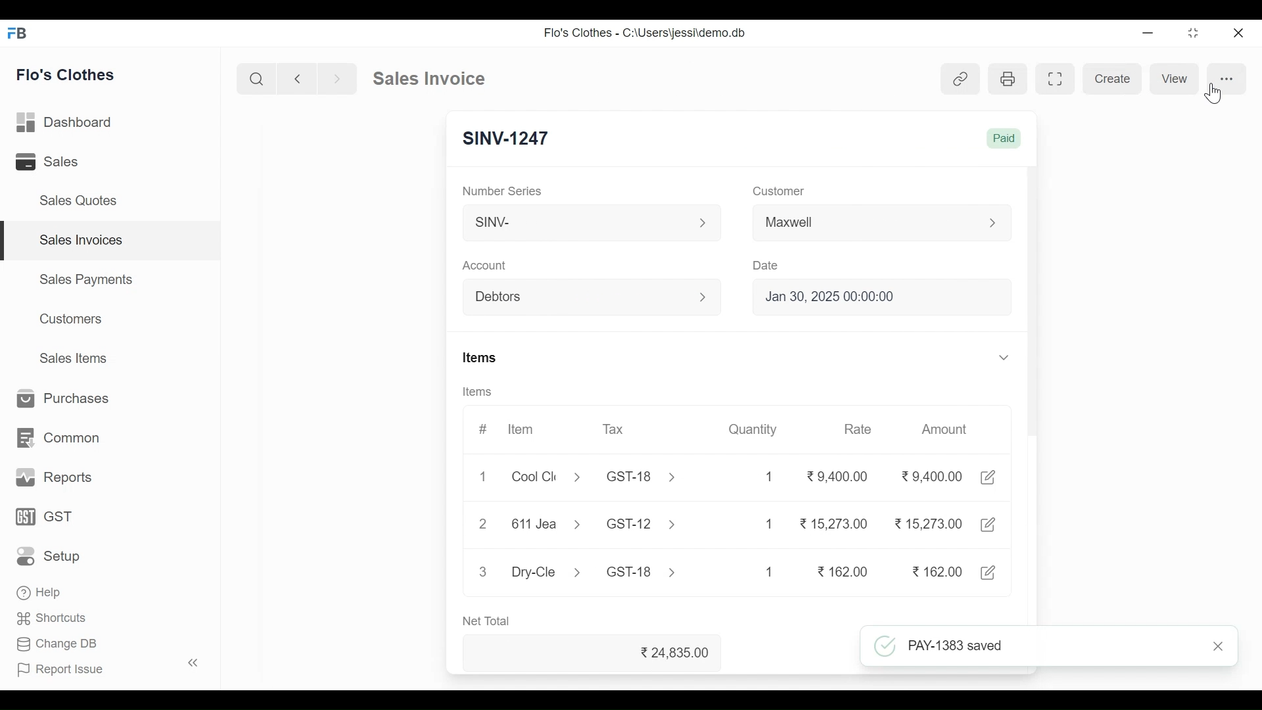 The height and width of the screenshot is (710, 1262). I want to click on Close tooltip, so click(1223, 646).